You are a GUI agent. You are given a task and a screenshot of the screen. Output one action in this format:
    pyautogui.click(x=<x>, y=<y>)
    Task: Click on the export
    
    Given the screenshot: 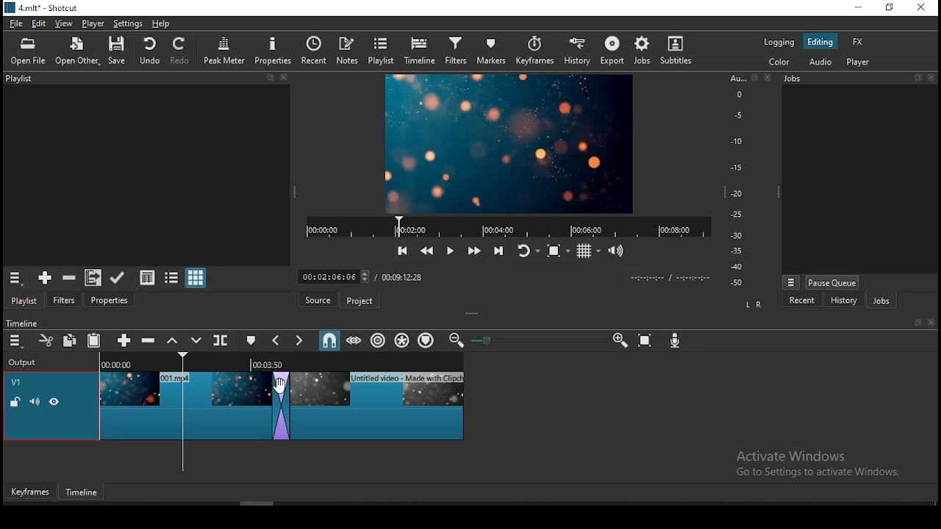 What is the action you would take?
    pyautogui.click(x=610, y=51)
    